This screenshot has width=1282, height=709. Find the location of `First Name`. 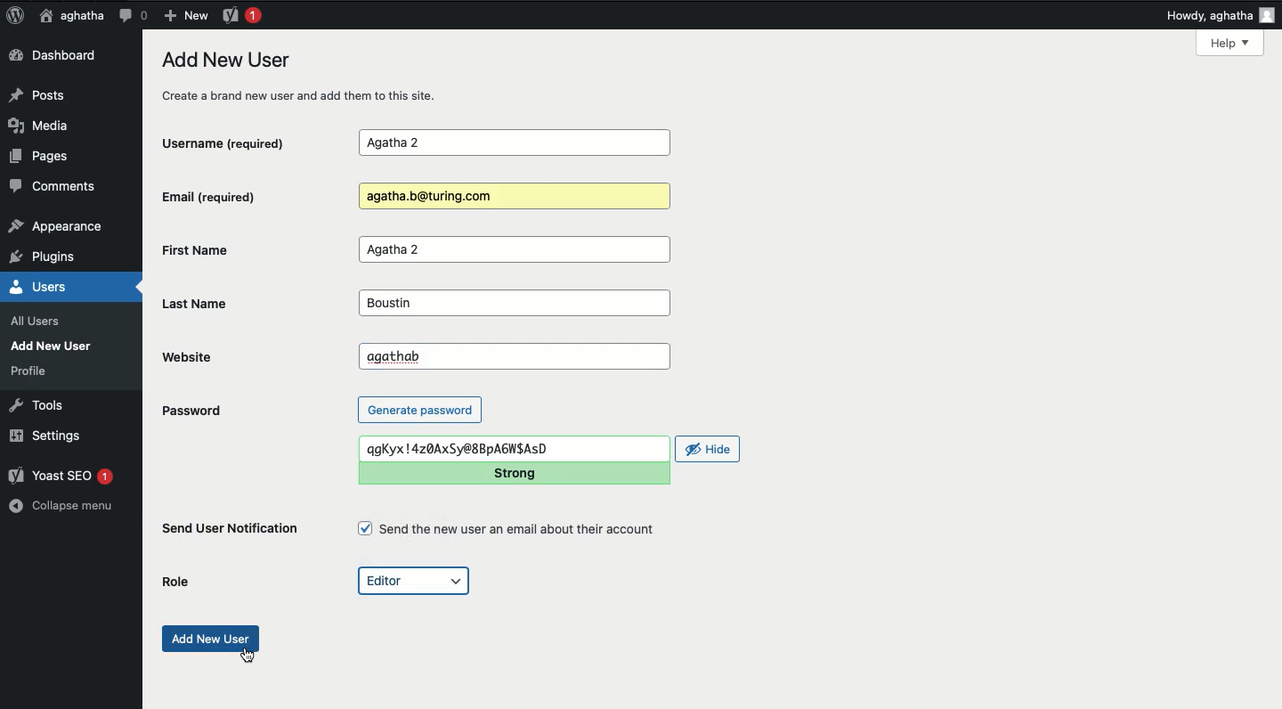

First Name is located at coordinates (244, 249).